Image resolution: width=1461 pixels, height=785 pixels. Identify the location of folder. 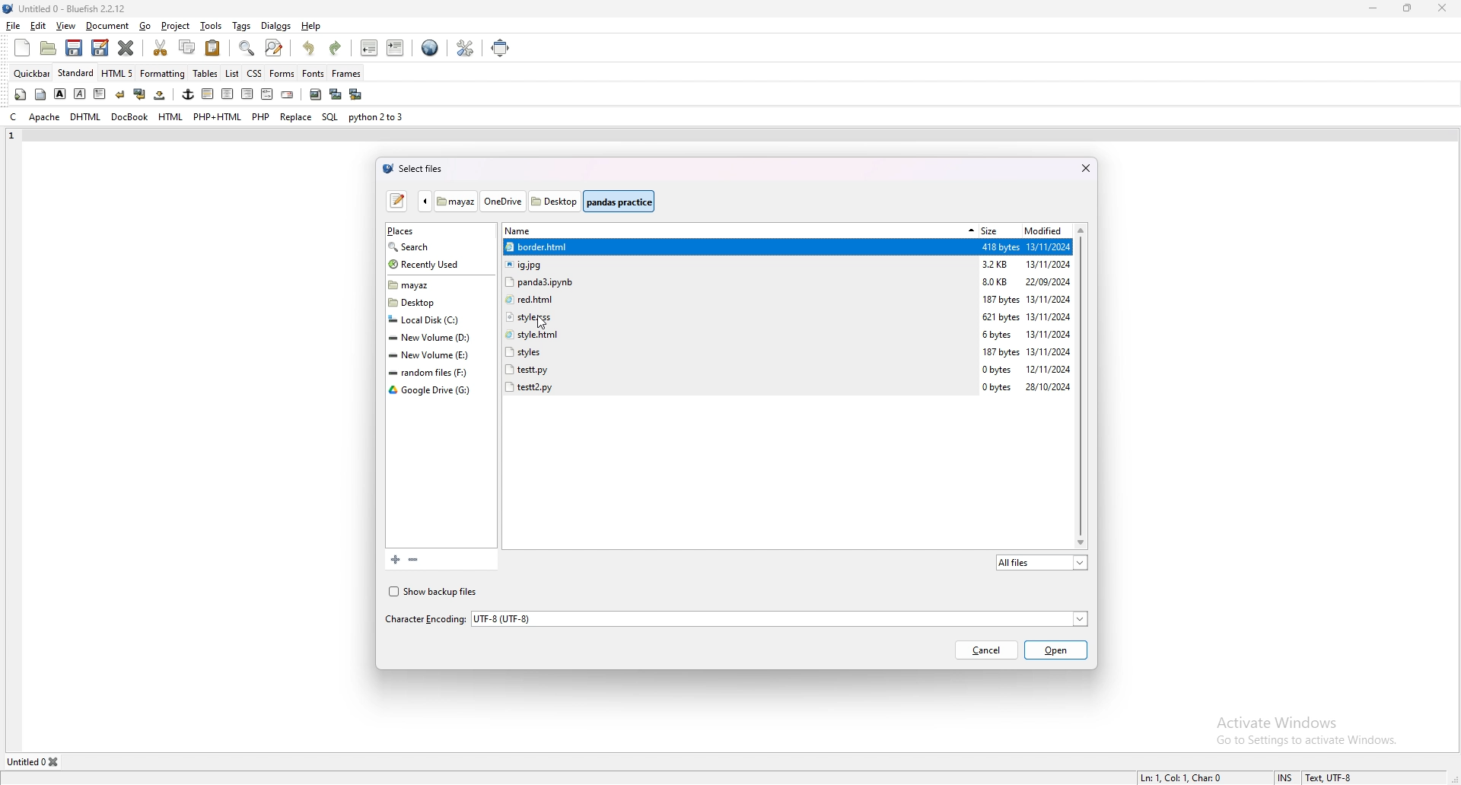
(437, 372).